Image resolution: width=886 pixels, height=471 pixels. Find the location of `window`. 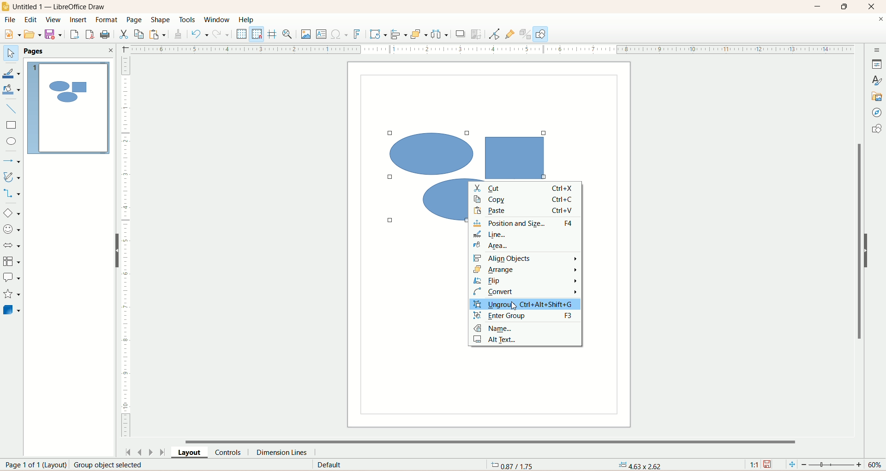

window is located at coordinates (217, 20).